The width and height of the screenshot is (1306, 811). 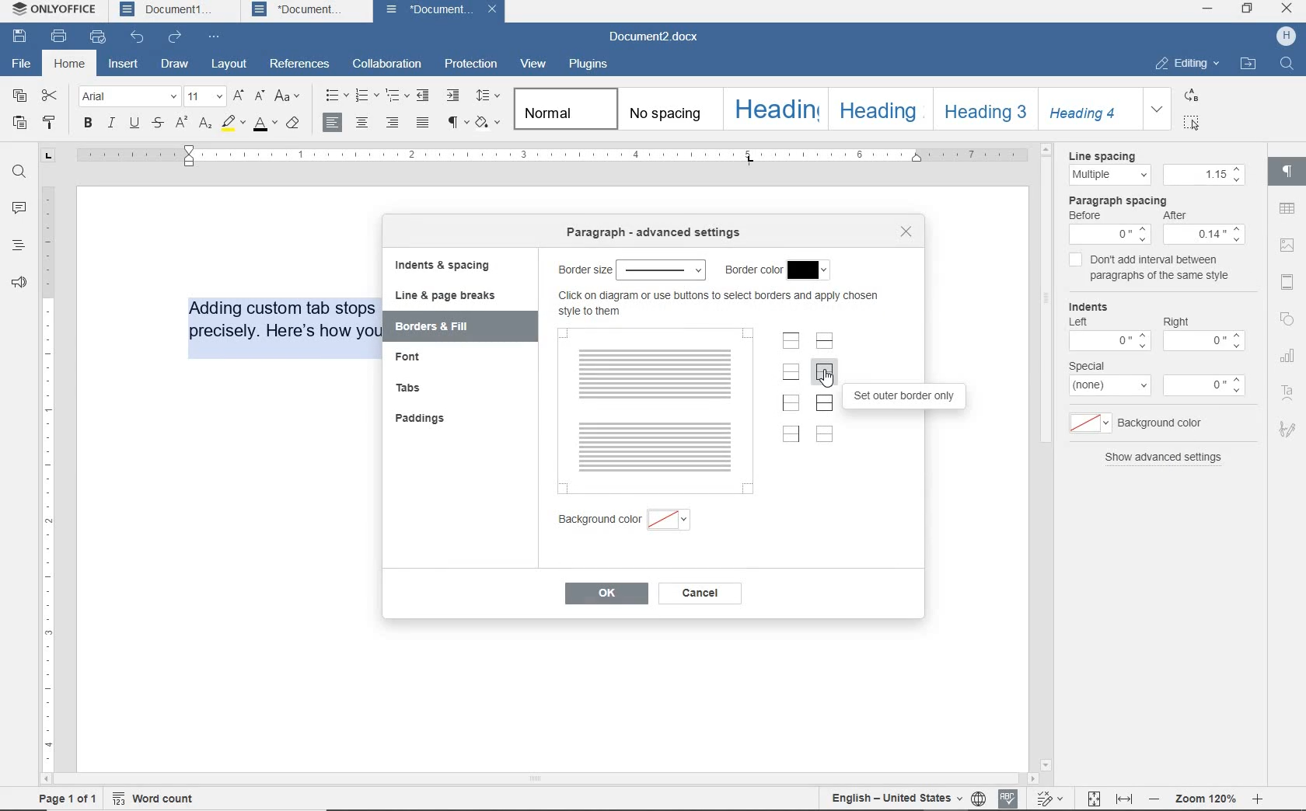 I want to click on align right, so click(x=393, y=122).